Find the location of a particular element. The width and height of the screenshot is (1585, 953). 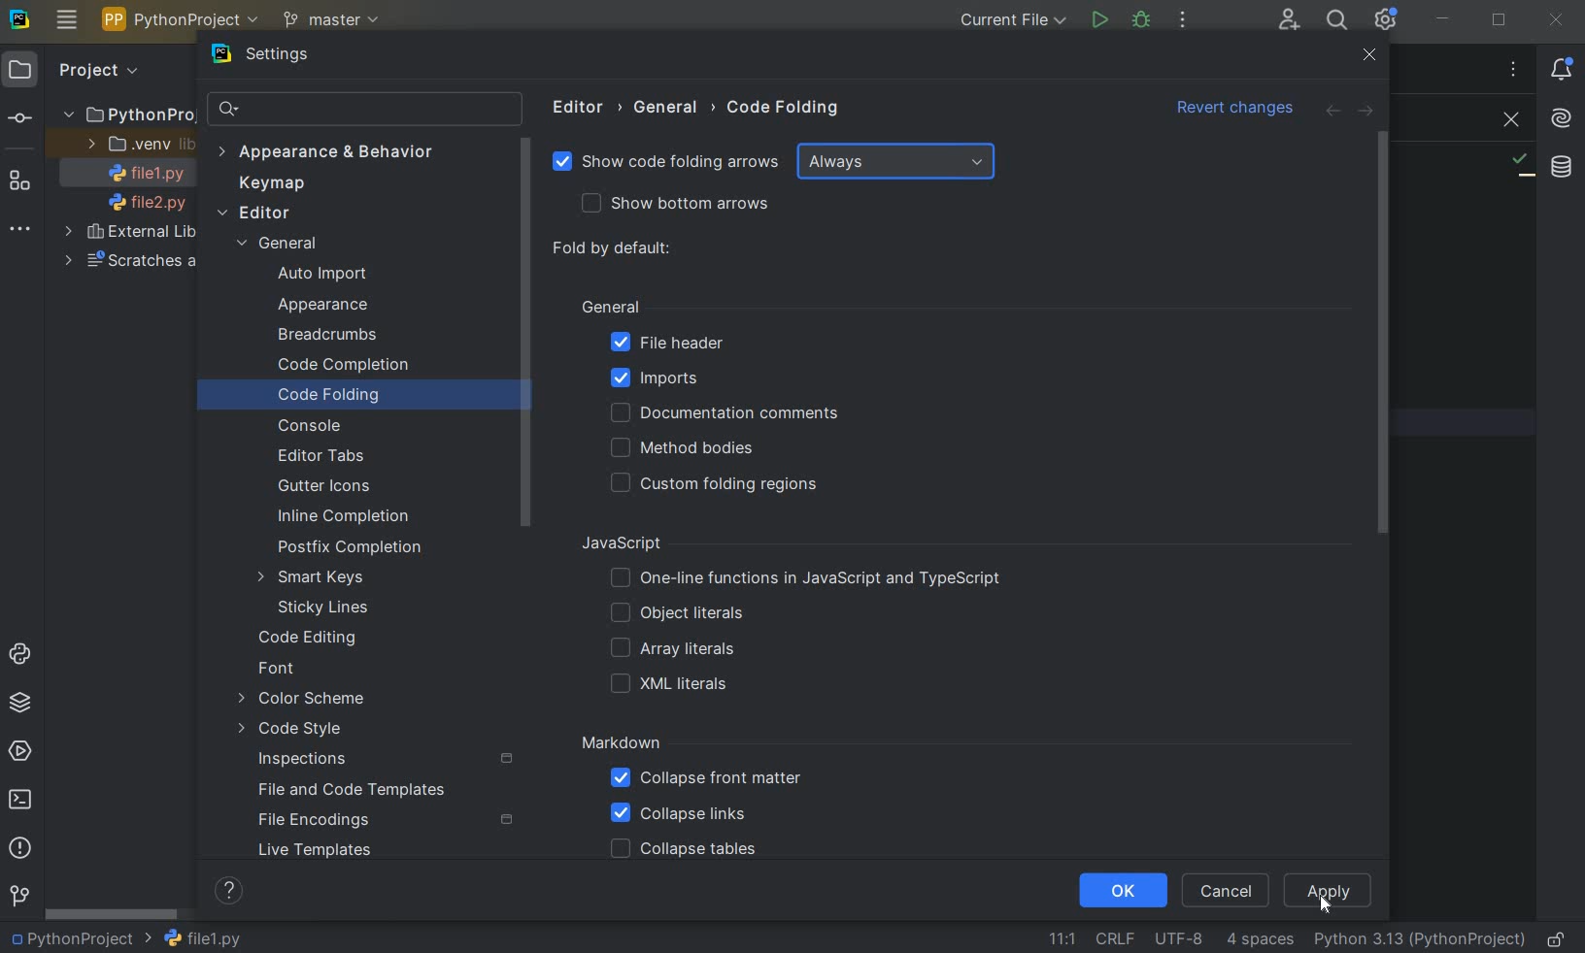

DOCUMENTATION COMMENTS is located at coordinates (723, 413).